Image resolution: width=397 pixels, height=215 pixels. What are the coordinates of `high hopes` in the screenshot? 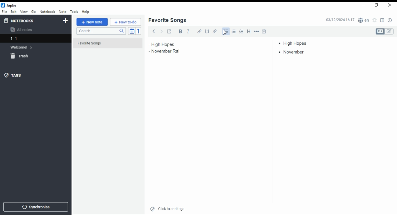 It's located at (296, 43).